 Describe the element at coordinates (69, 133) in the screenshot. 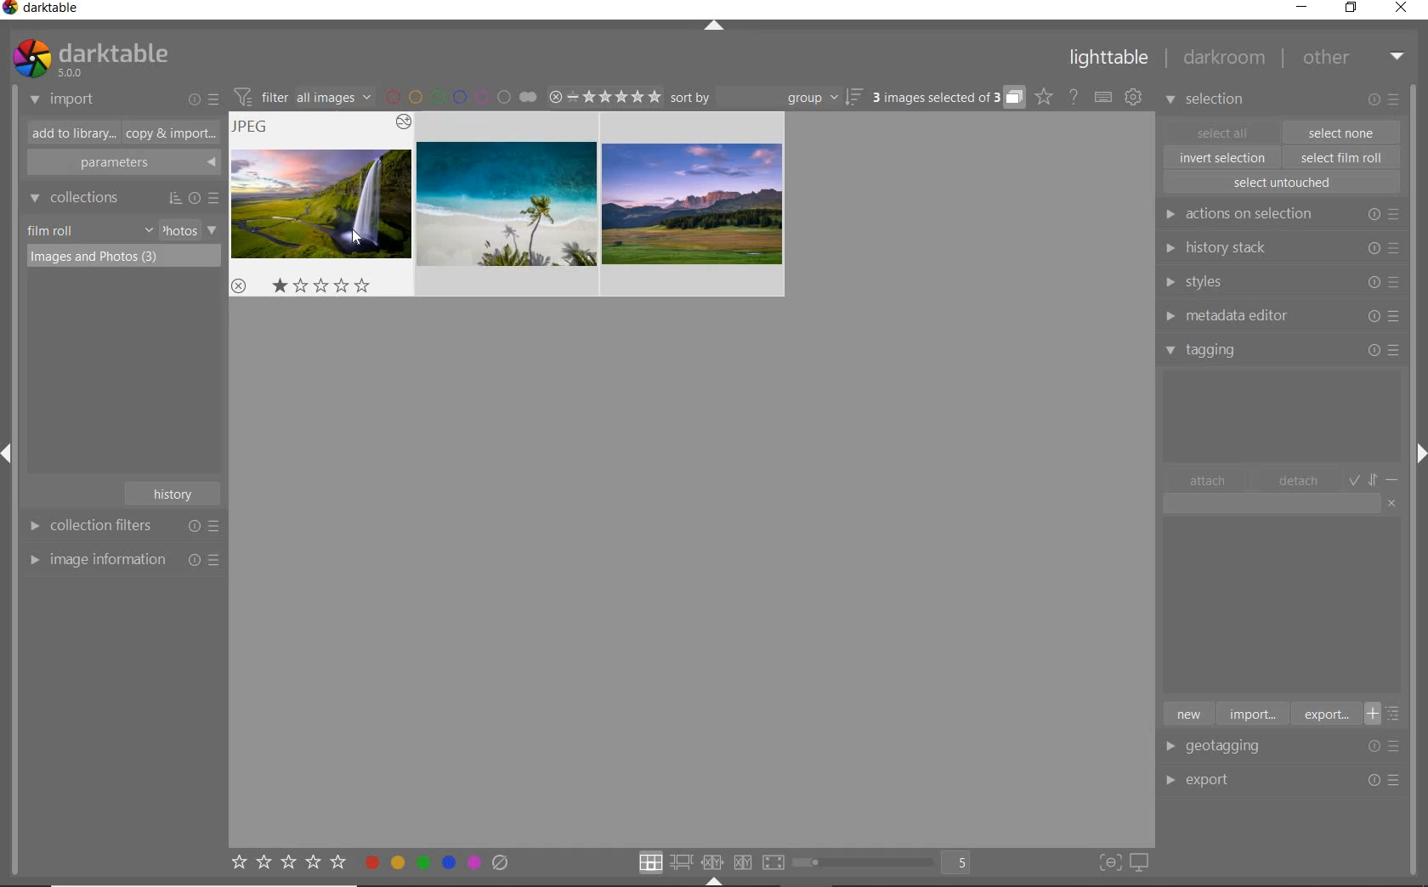

I see `add to library` at that location.